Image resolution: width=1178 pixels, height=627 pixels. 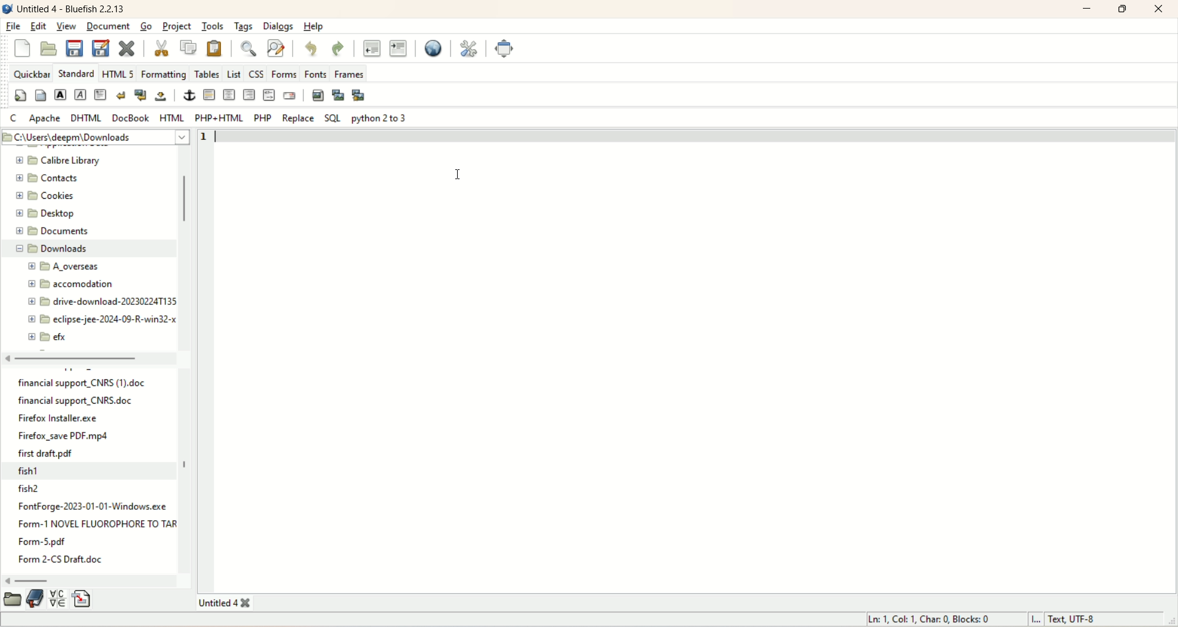 What do you see at coordinates (505, 47) in the screenshot?
I see `full screen` at bounding box center [505, 47].